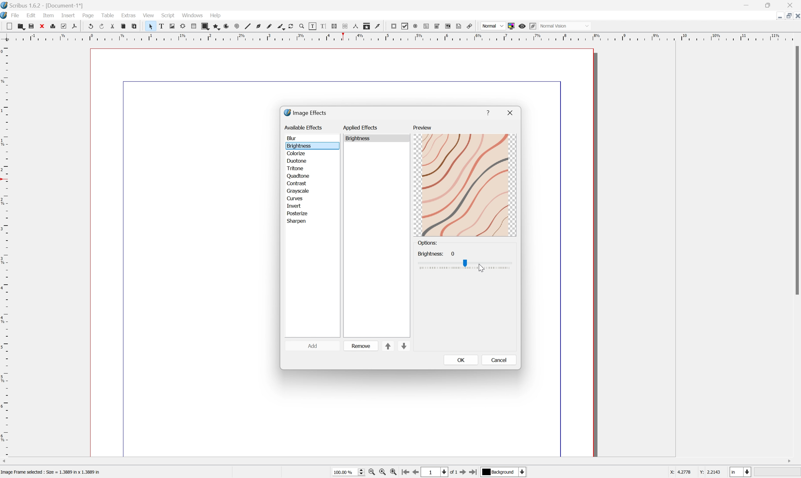 Image resolution: width=801 pixels, height=478 pixels. What do you see at coordinates (149, 15) in the screenshot?
I see `View` at bounding box center [149, 15].